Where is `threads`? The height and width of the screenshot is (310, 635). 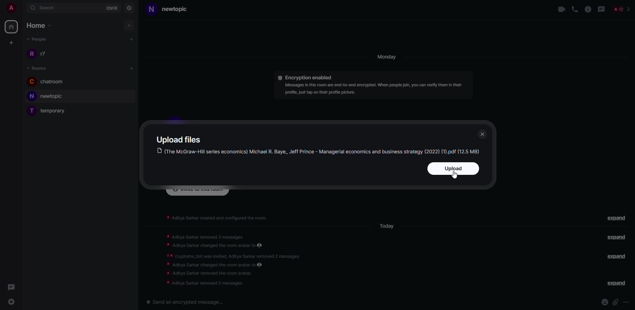
threads is located at coordinates (11, 287).